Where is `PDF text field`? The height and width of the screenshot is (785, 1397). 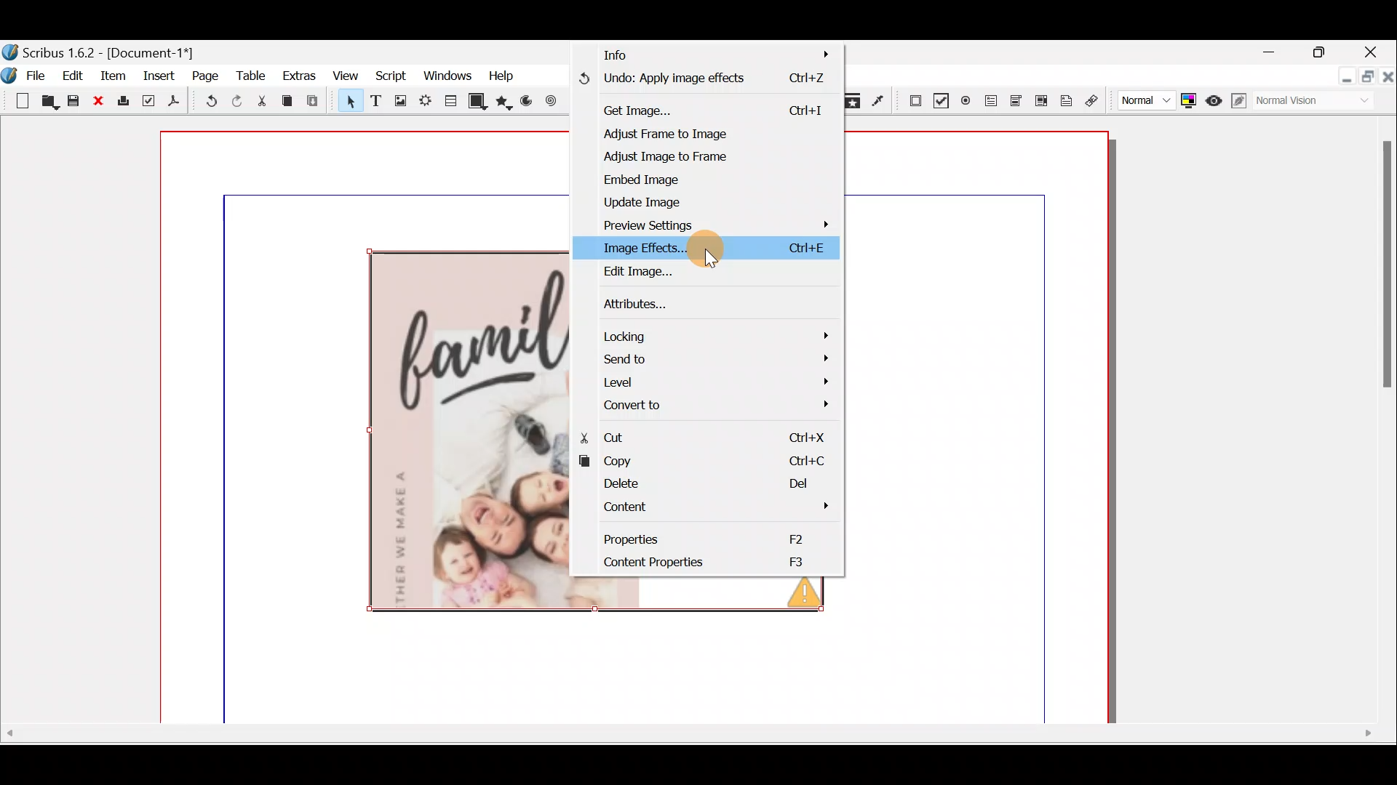
PDF text field is located at coordinates (993, 105).